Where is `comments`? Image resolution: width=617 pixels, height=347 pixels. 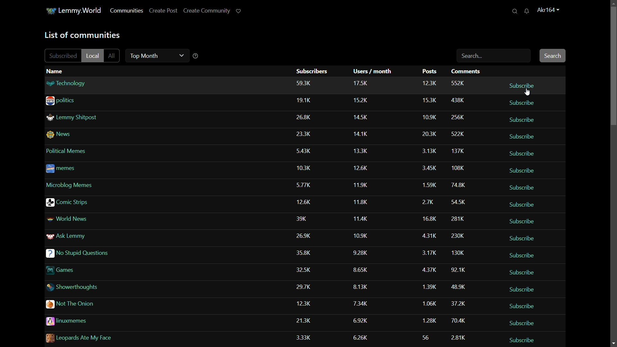
comments is located at coordinates (459, 337).